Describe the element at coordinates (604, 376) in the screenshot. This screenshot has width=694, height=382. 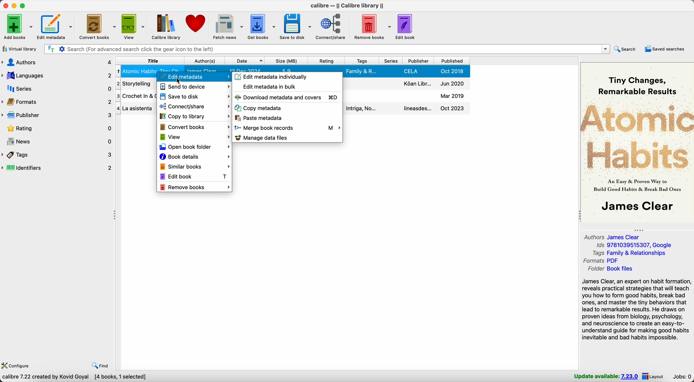
I see `update available` at that location.